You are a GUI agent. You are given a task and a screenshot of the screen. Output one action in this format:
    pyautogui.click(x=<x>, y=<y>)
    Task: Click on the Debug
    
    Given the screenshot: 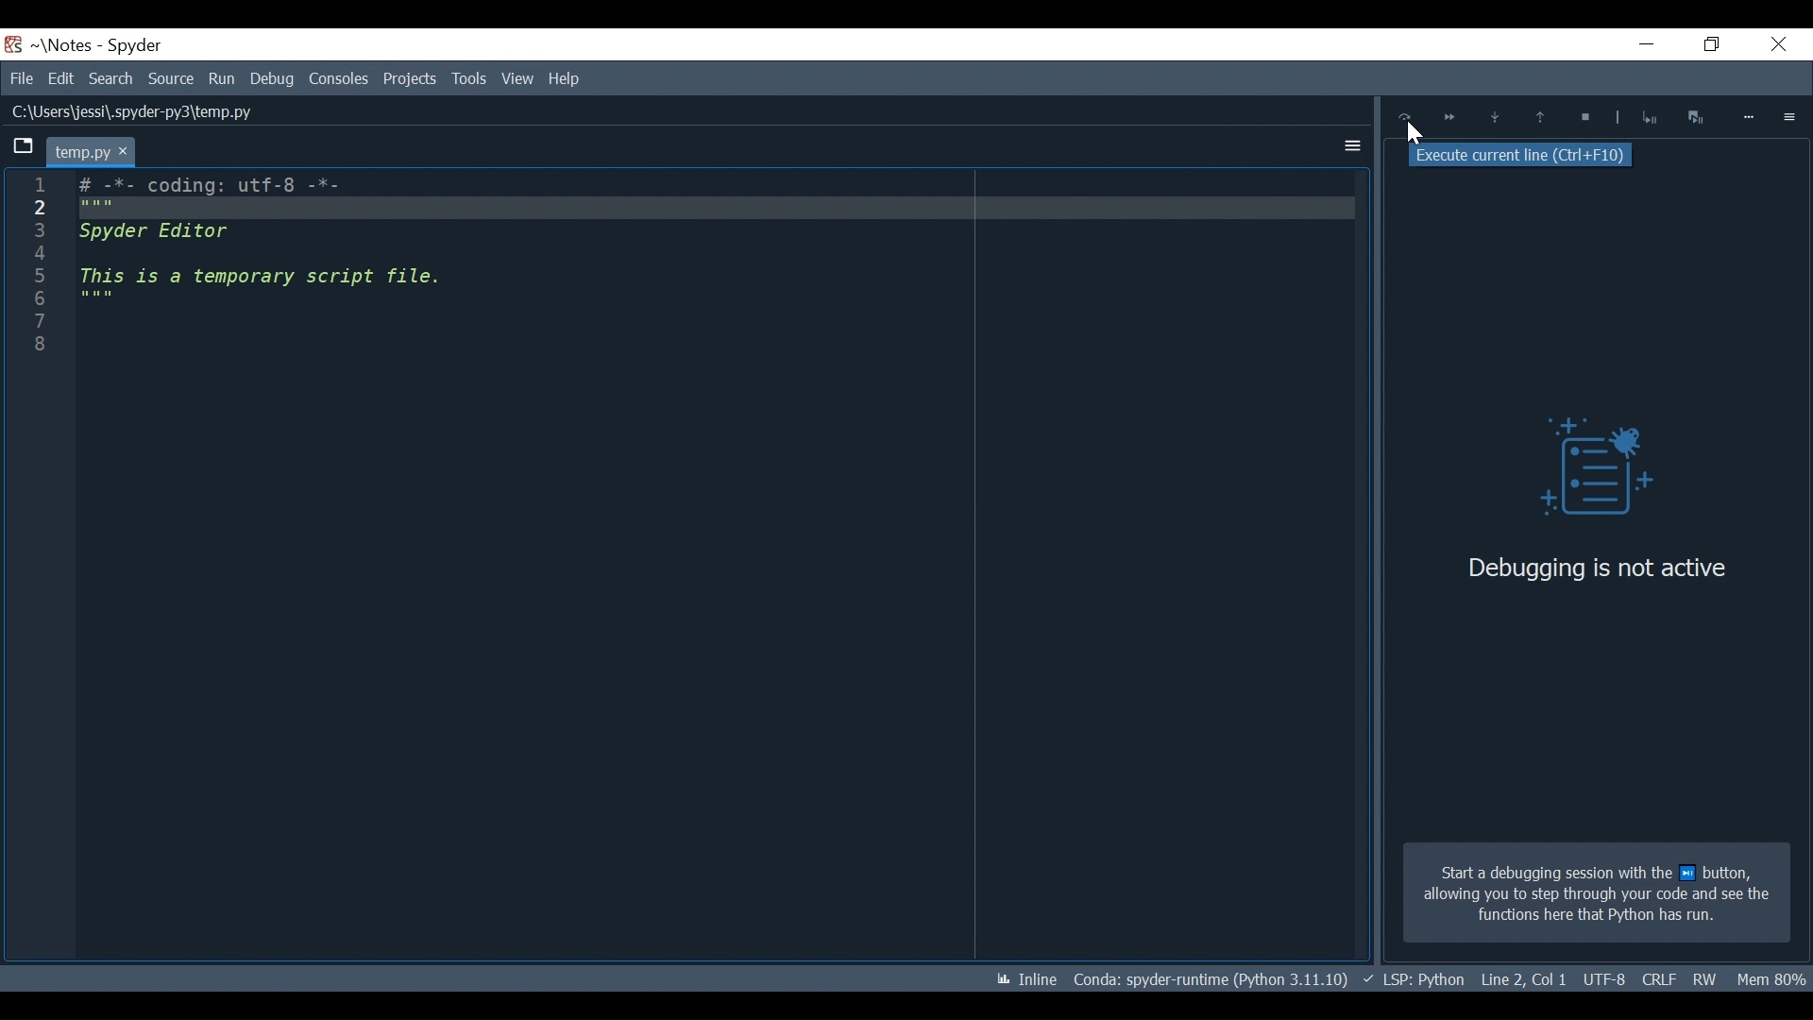 What is the action you would take?
    pyautogui.click(x=272, y=78)
    